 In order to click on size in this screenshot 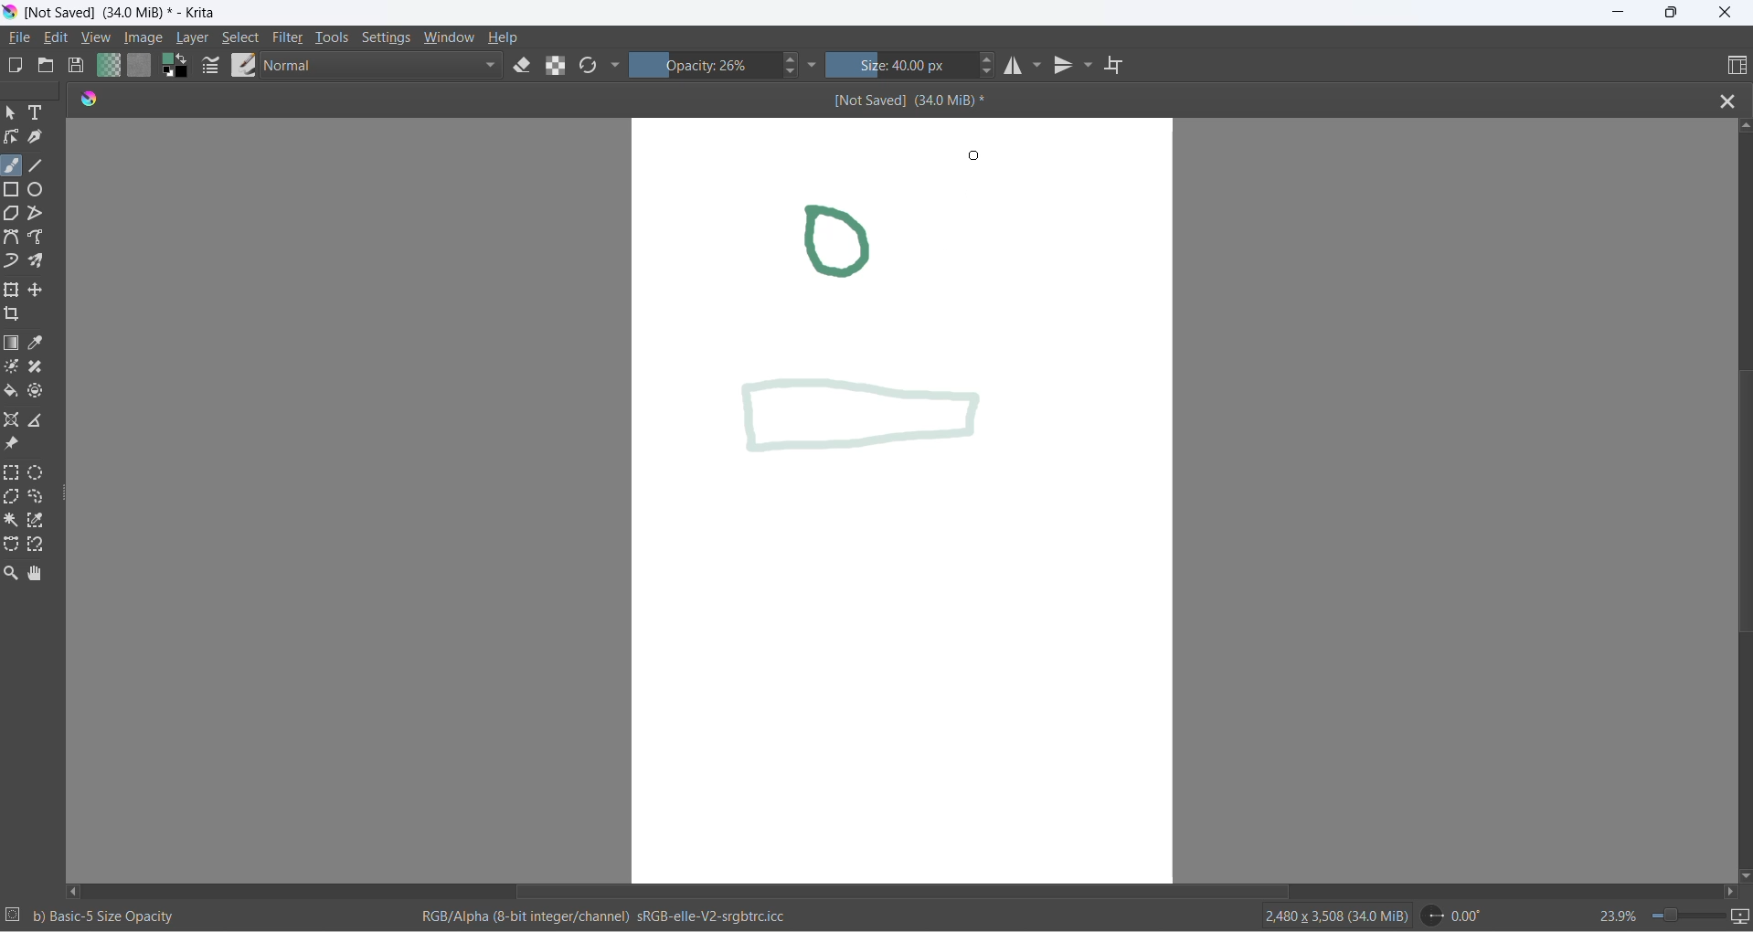, I will do `click(901, 65)`.